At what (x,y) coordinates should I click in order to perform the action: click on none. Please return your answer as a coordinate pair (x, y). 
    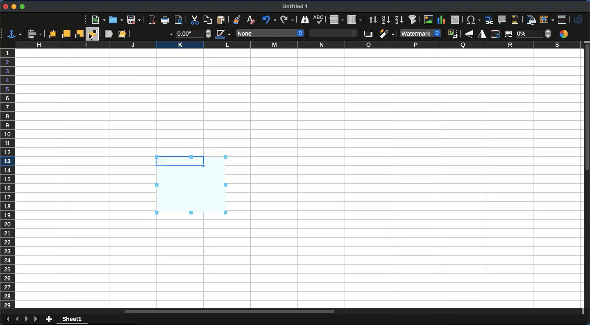
    Looking at the image, I should click on (270, 33).